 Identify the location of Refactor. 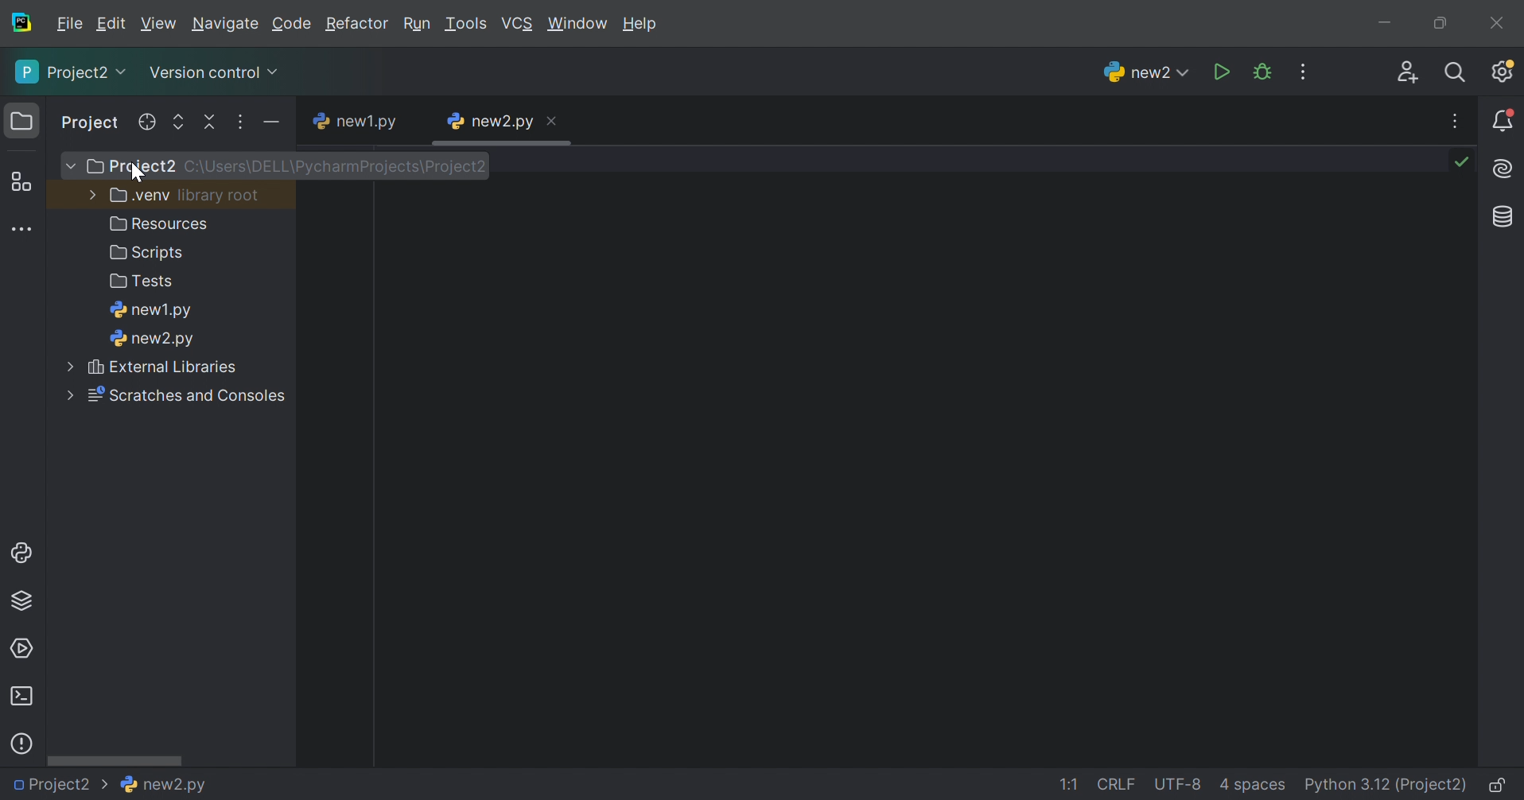
(357, 25).